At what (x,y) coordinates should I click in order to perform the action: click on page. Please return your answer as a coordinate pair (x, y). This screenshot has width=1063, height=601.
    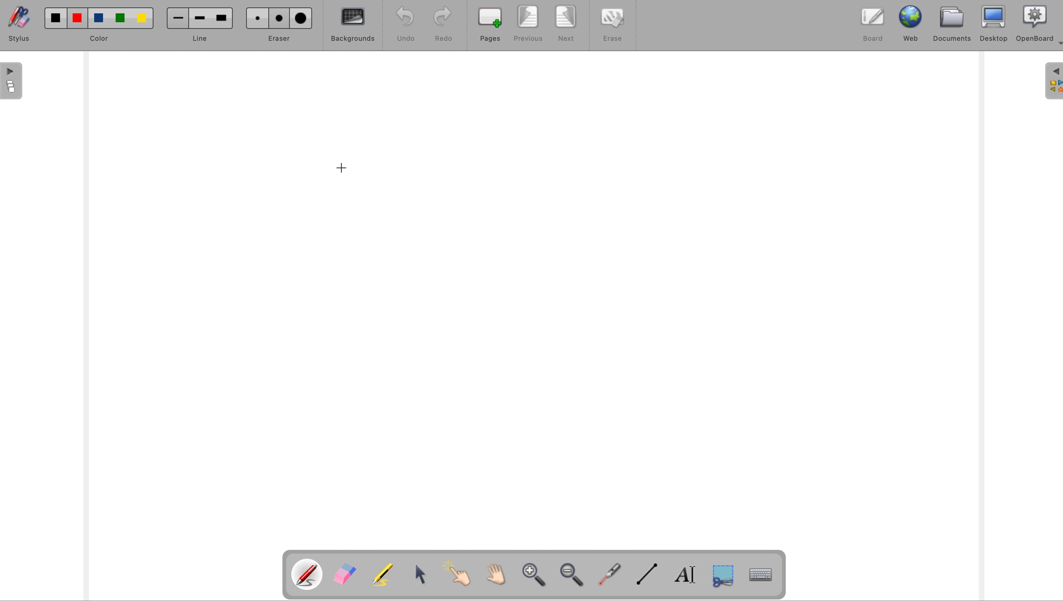
    Looking at the image, I should click on (11, 81).